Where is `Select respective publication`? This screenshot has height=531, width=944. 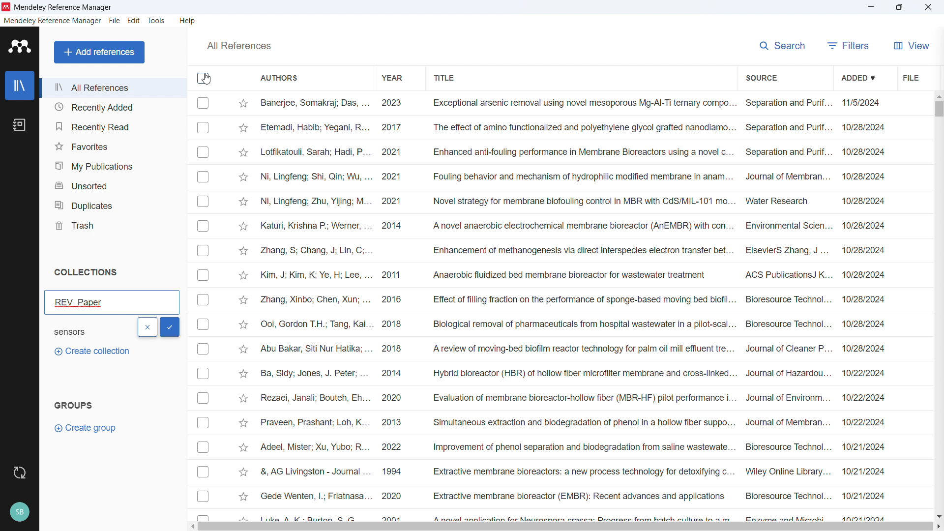
Select respective publication is located at coordinates (203, 398).